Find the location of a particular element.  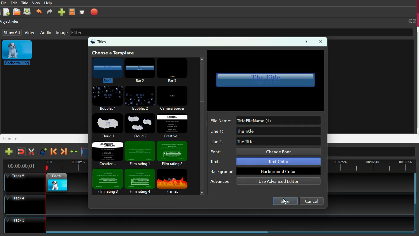

line 2 is located at coordinates (265, 141).